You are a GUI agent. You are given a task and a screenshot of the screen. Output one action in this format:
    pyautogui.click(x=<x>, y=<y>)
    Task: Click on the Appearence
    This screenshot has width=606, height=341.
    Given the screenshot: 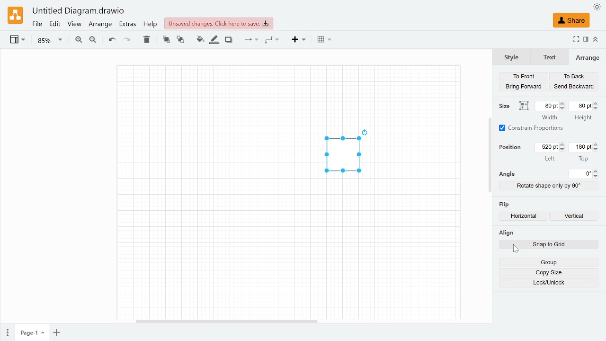 What is the action you would take?
    pyautogui.click(x=597, y=7)
    